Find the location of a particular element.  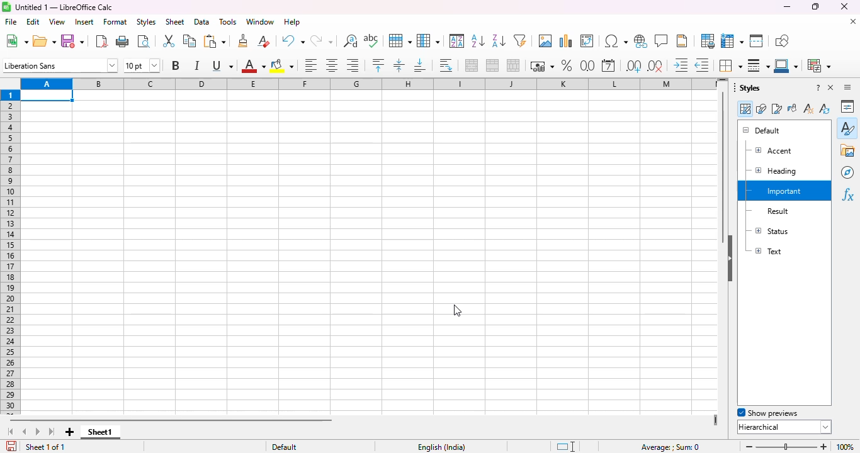

font color is located at coordinates (254, 65).